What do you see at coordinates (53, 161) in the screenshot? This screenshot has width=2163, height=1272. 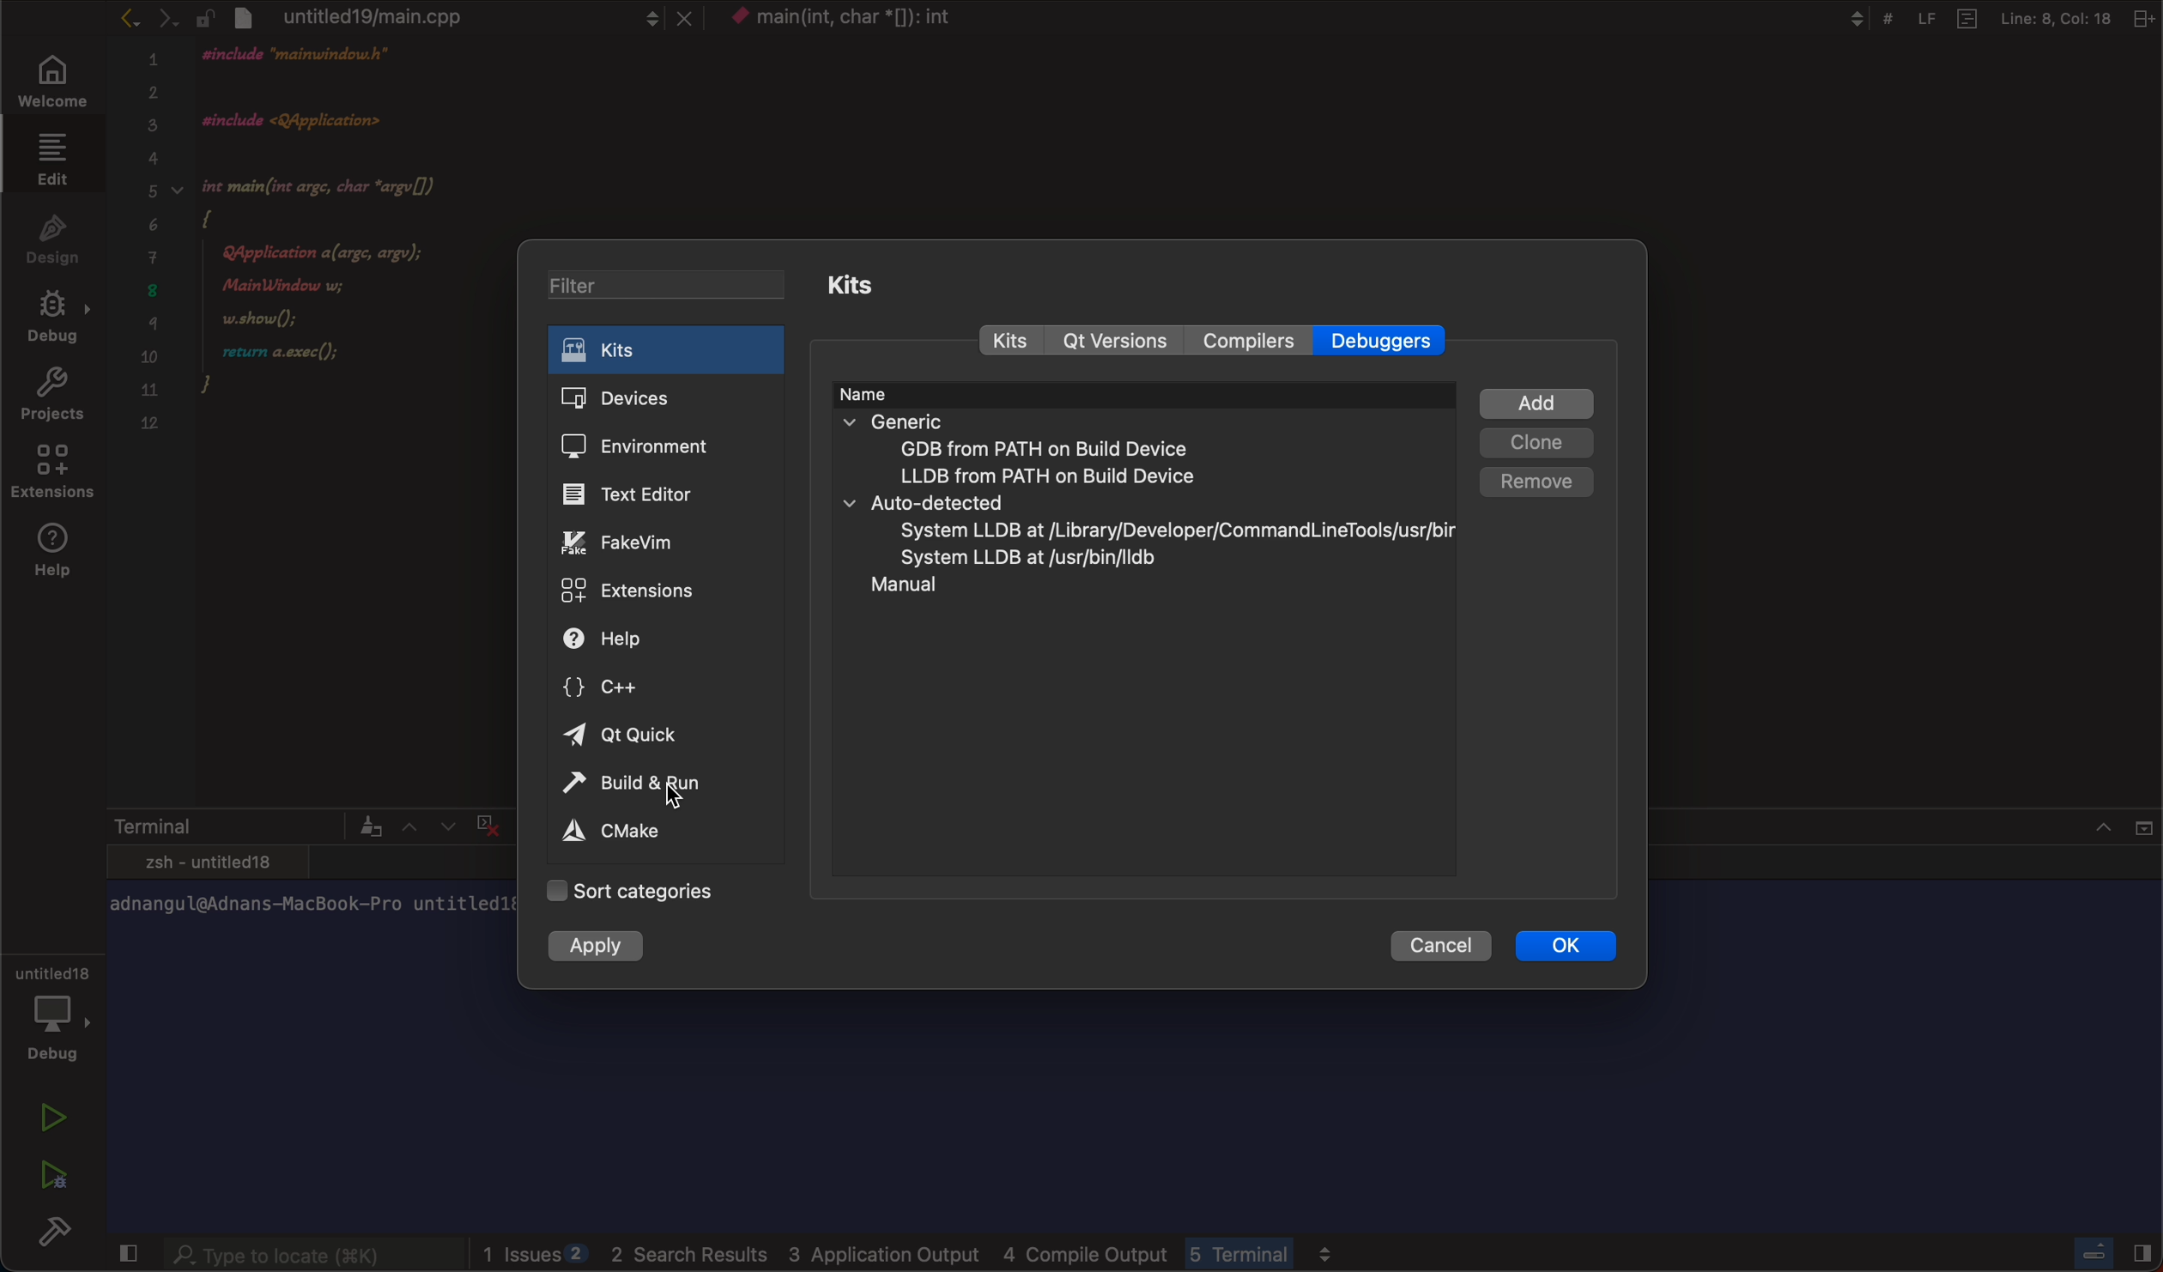 I see `edit` at bounding box center [53, 161].